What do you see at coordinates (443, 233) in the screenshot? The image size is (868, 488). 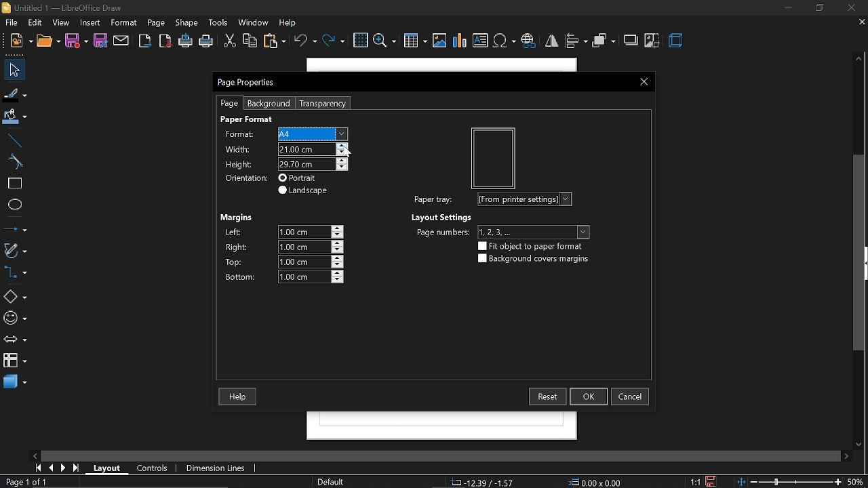 I see `page number` at bounding box center [443, 233].